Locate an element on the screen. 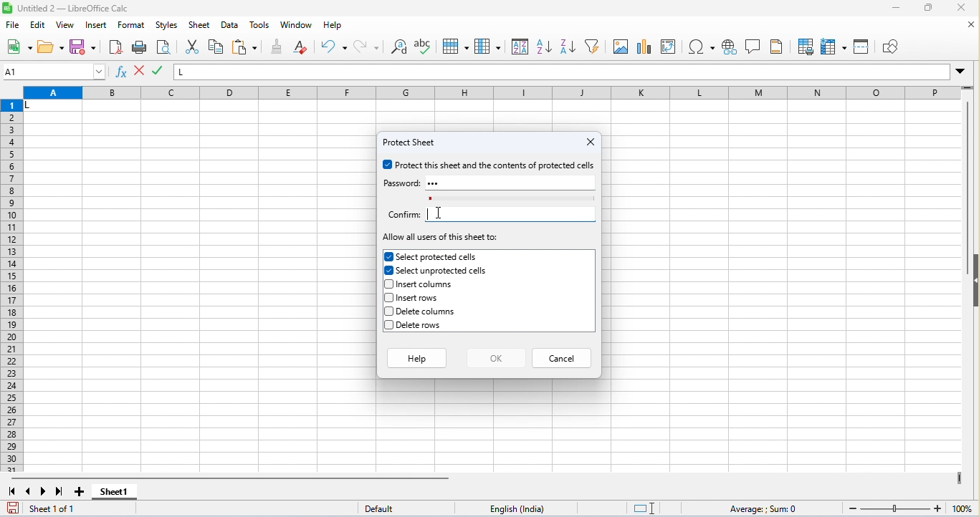 The width and height of the screenshot is (979, 517). sheet 1 of 1 is located at coordinates (56, 509).